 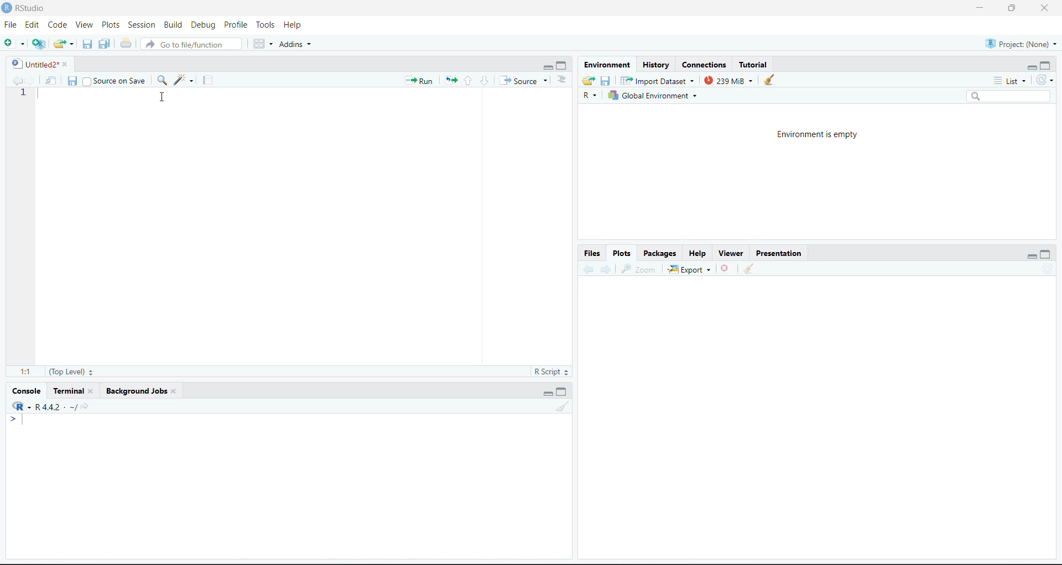 I want to click on Minimize, so click(x=546, y=66).